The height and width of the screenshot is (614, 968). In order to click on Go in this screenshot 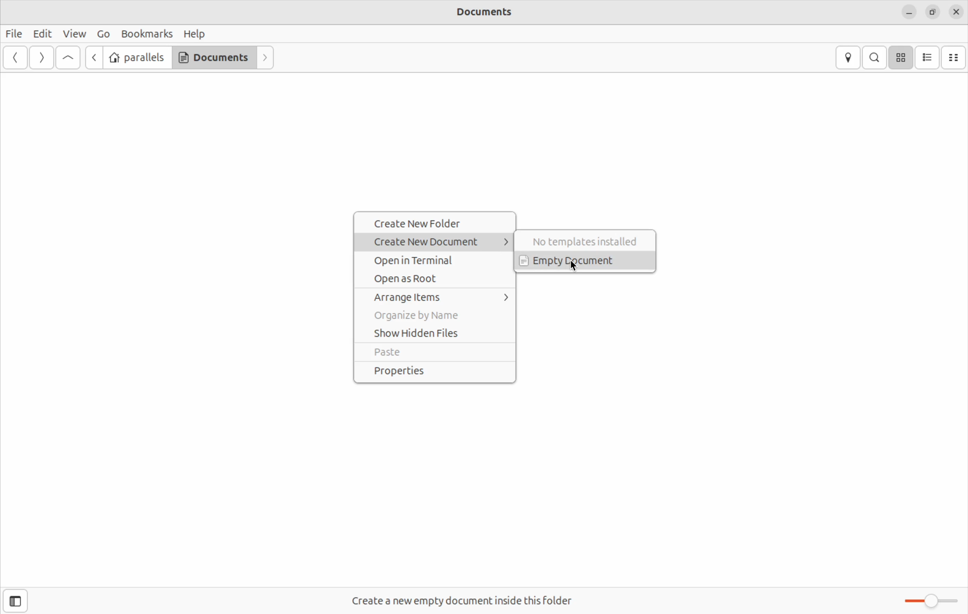, I will do `click(103, 34)`.